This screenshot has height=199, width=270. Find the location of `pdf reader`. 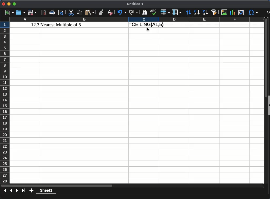

pdf reader is located at coordinates (44, 13).